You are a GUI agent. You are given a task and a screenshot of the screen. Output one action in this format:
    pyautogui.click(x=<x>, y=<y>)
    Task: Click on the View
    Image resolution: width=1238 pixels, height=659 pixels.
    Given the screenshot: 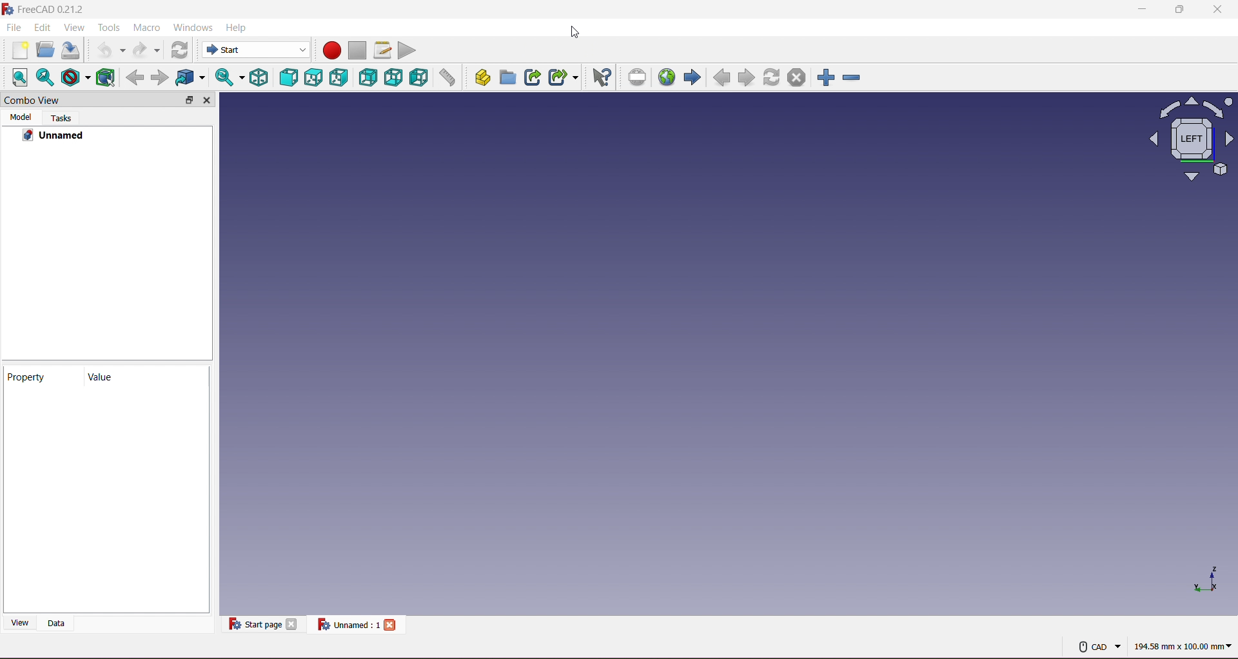 What is the action you would take?
    pyautogui.click(x=74, y=27)
    